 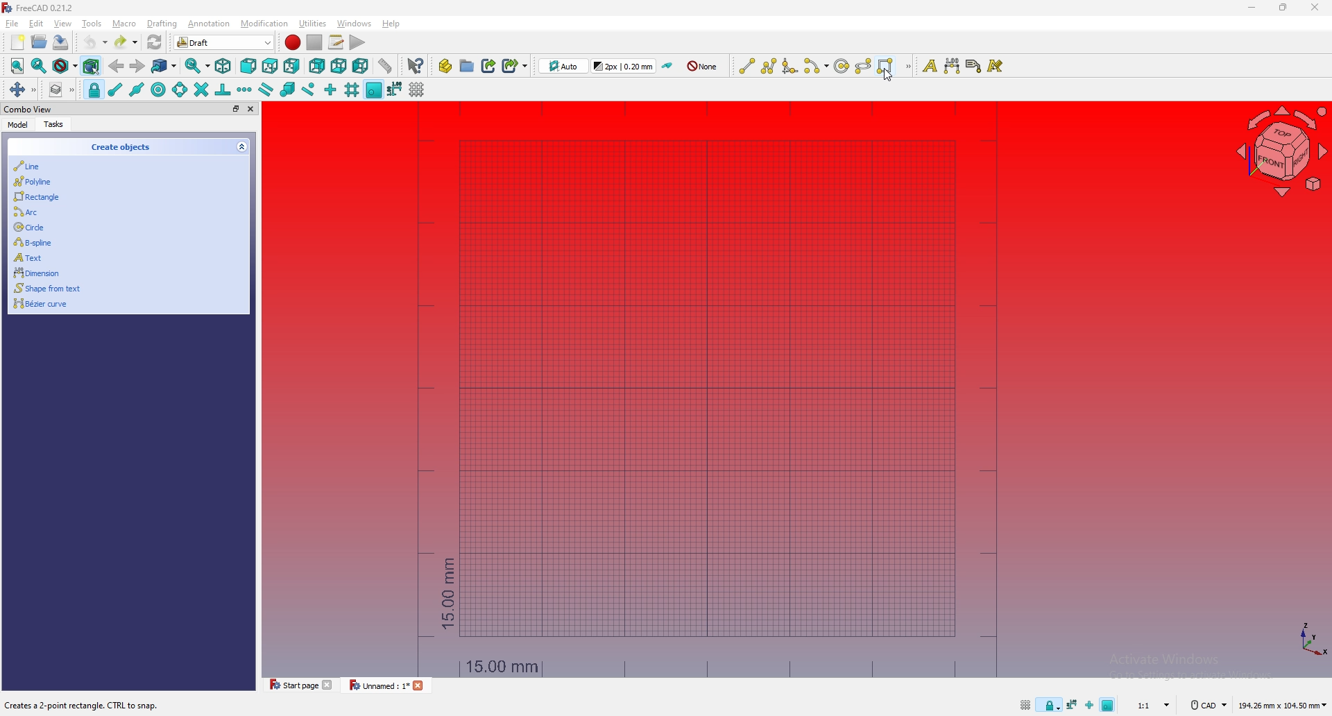 I want to click on dimension, so click(x=121, y=272).